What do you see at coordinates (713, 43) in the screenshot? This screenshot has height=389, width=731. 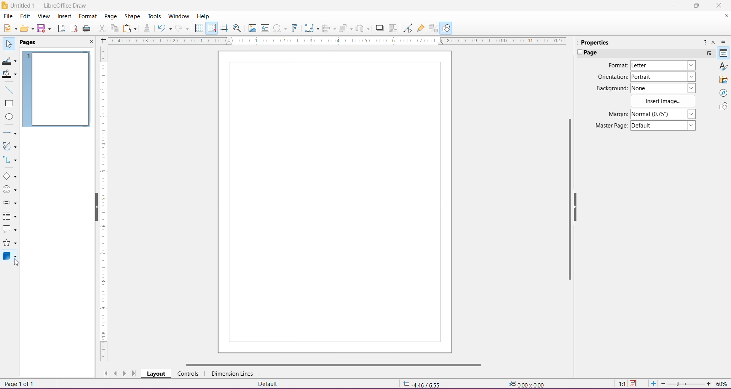 I see `Close Sidebar Deck` at bounding box center [713, 43].